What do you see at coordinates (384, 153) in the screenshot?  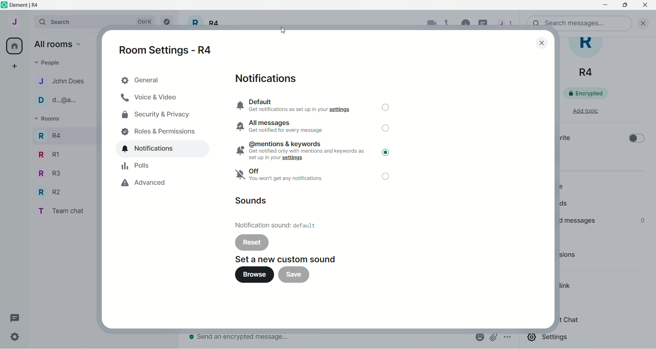 I see `selected Toggle ` at bounding box center [384, 153].